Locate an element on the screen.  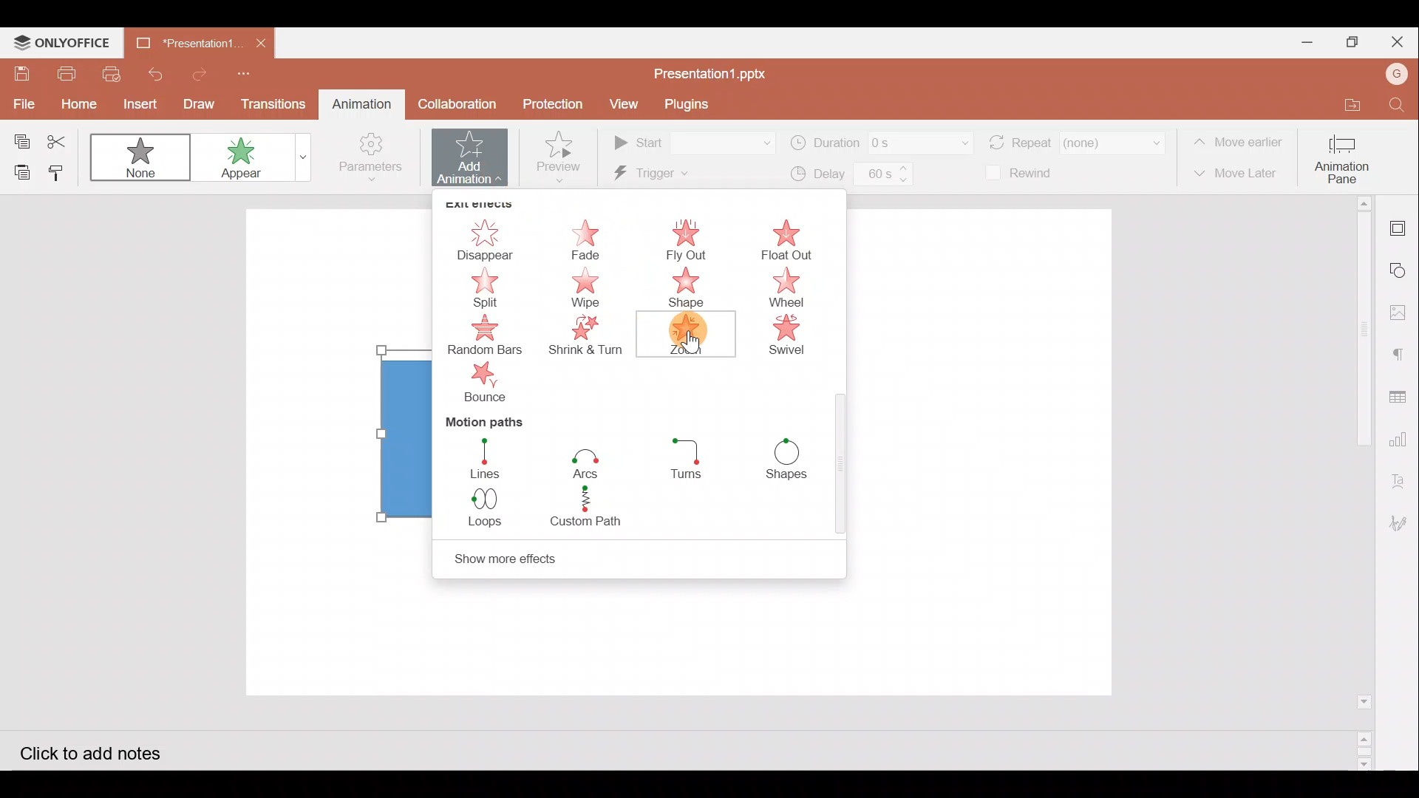
More is located at coordinates (299, 160).